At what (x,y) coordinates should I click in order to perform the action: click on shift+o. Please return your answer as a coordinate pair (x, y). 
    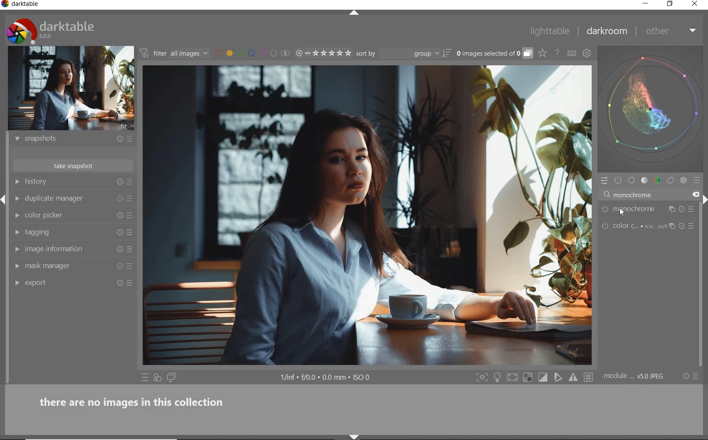
    Looking at the image, I should click on (527, 378).